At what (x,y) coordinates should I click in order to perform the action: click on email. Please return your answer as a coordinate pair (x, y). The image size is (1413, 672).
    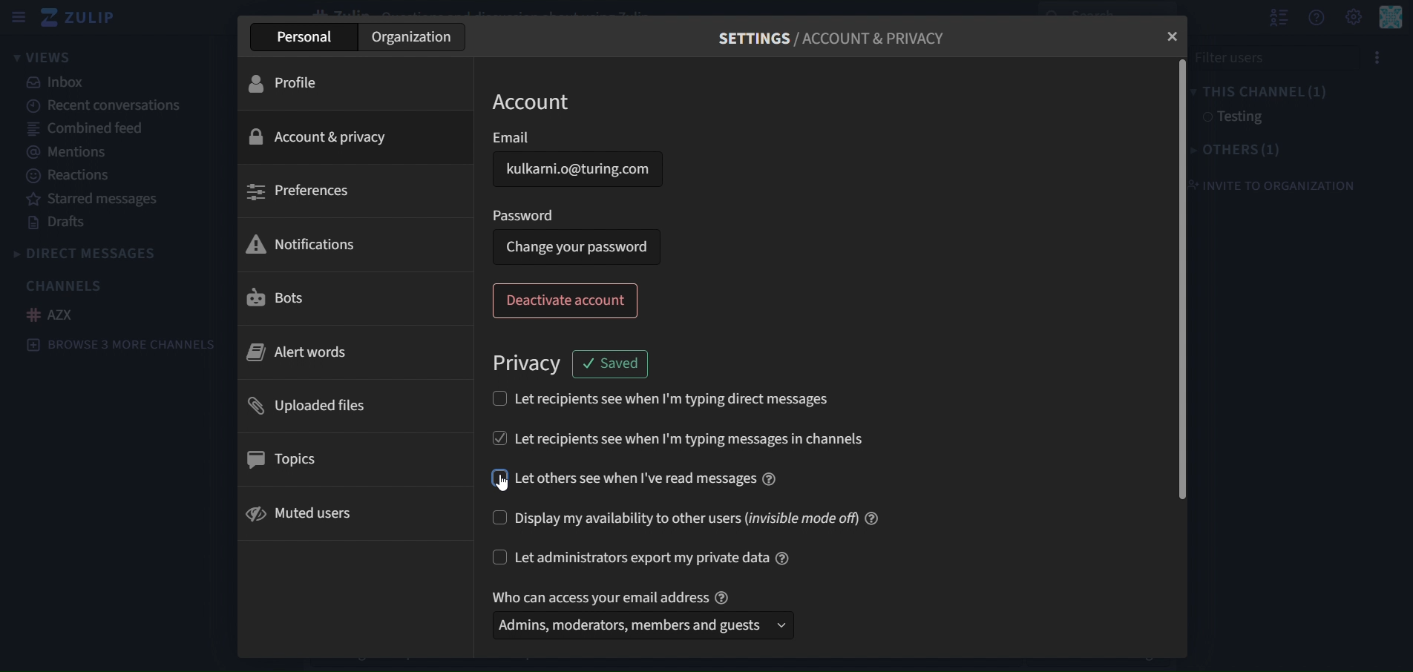
    Looking at the image, I should click on (578, 138).